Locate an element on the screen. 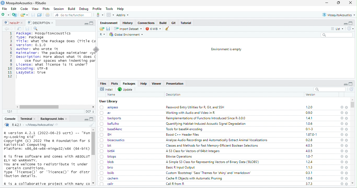  R 4.2.1 : ~/MosquitoAcoustics/ is located at coordinates (31, 125).